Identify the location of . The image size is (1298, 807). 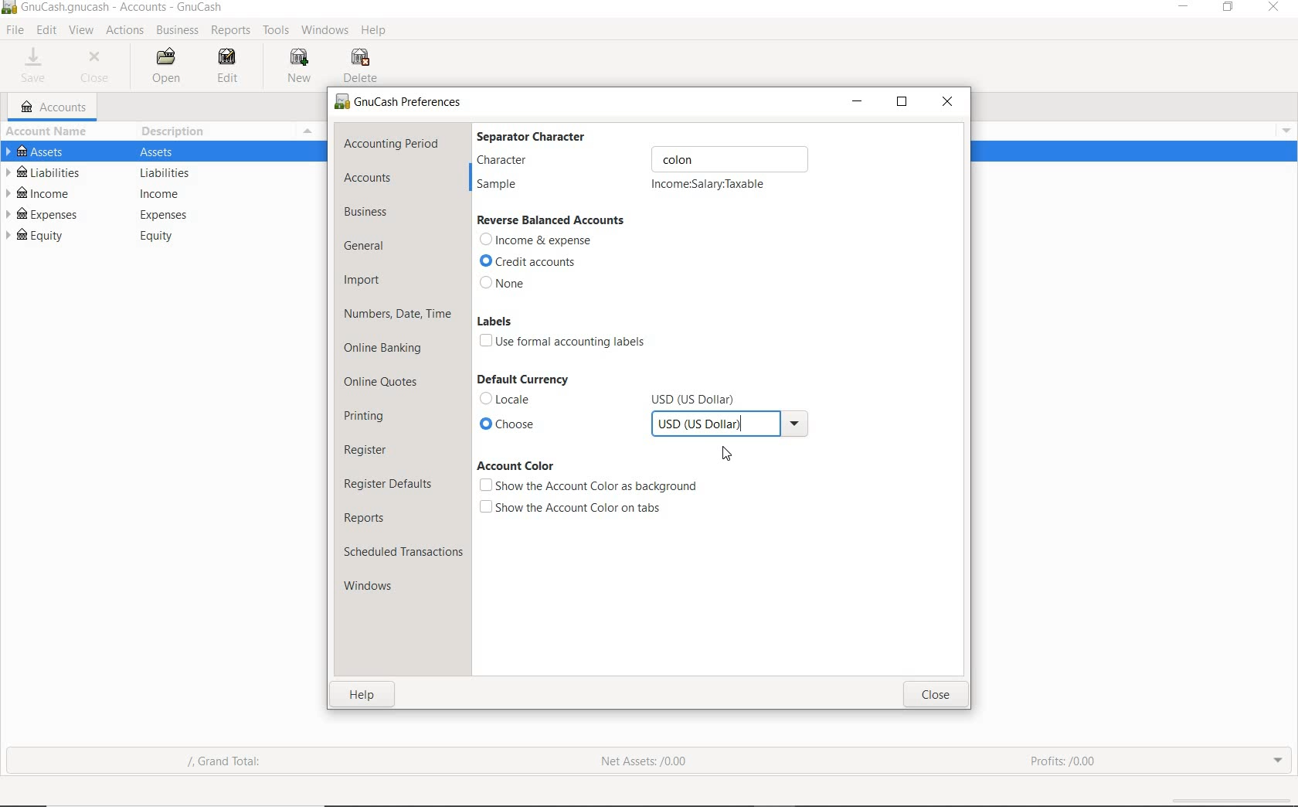
(701, 394).